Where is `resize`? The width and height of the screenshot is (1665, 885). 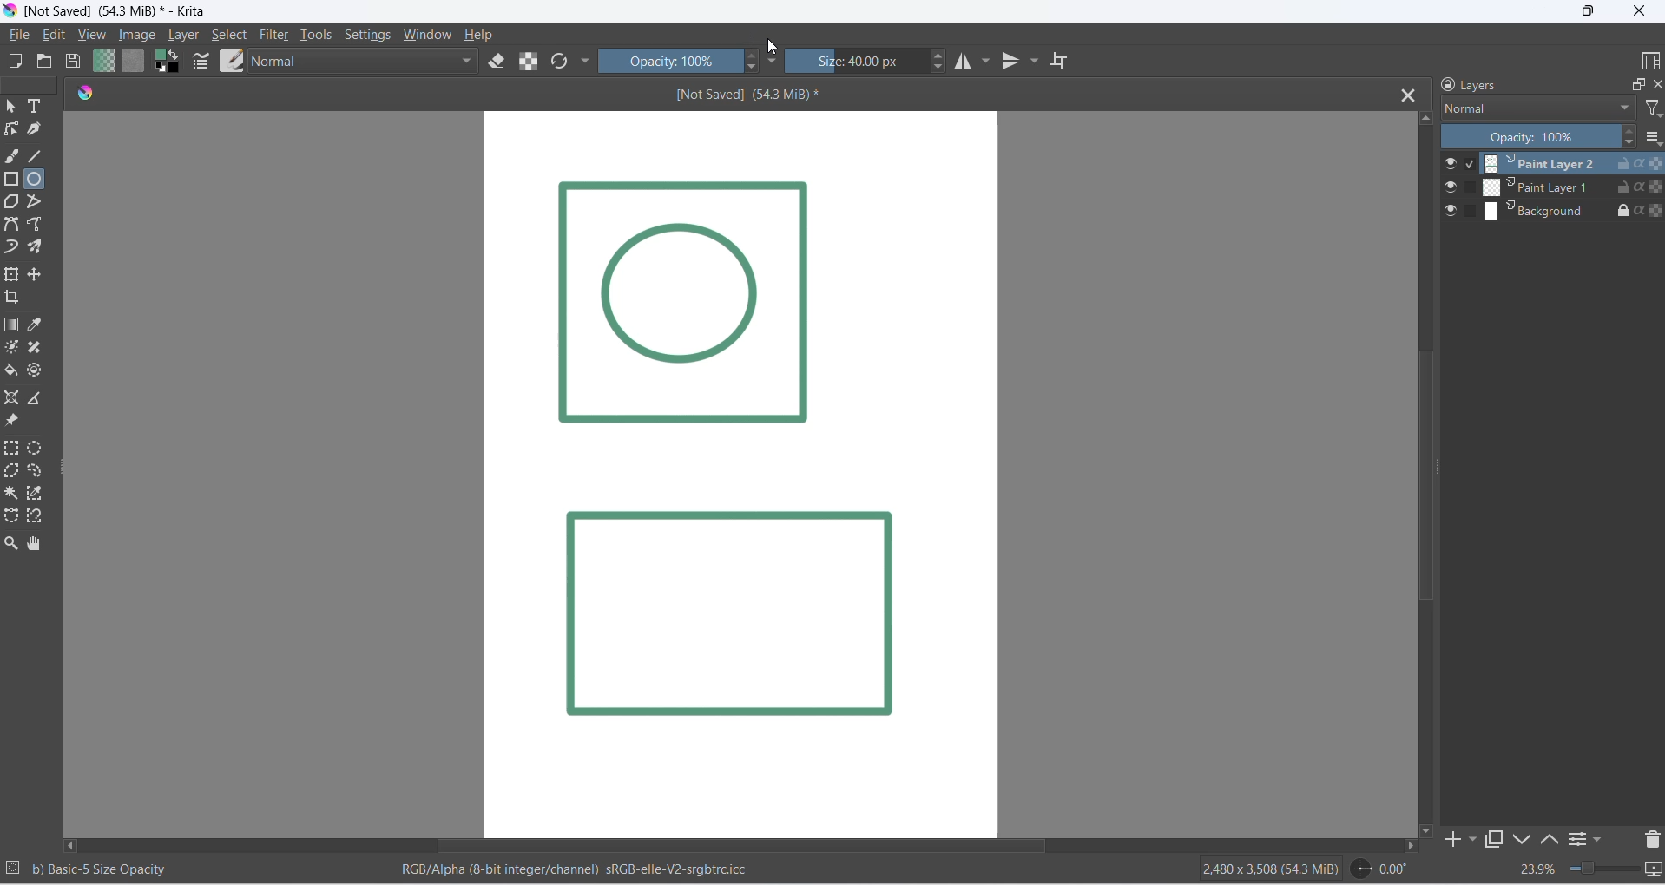
resize is located at coordinates (63, 478).